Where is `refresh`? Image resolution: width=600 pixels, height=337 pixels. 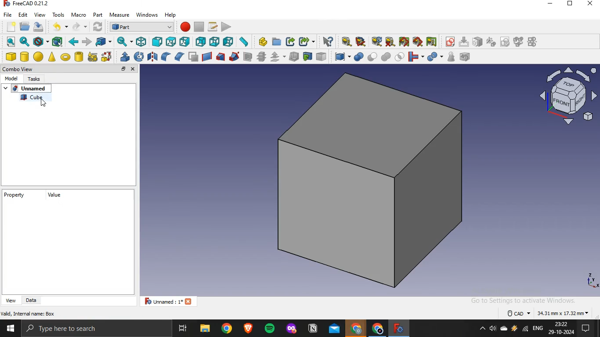 refresh is located at coordinates (97, 27).